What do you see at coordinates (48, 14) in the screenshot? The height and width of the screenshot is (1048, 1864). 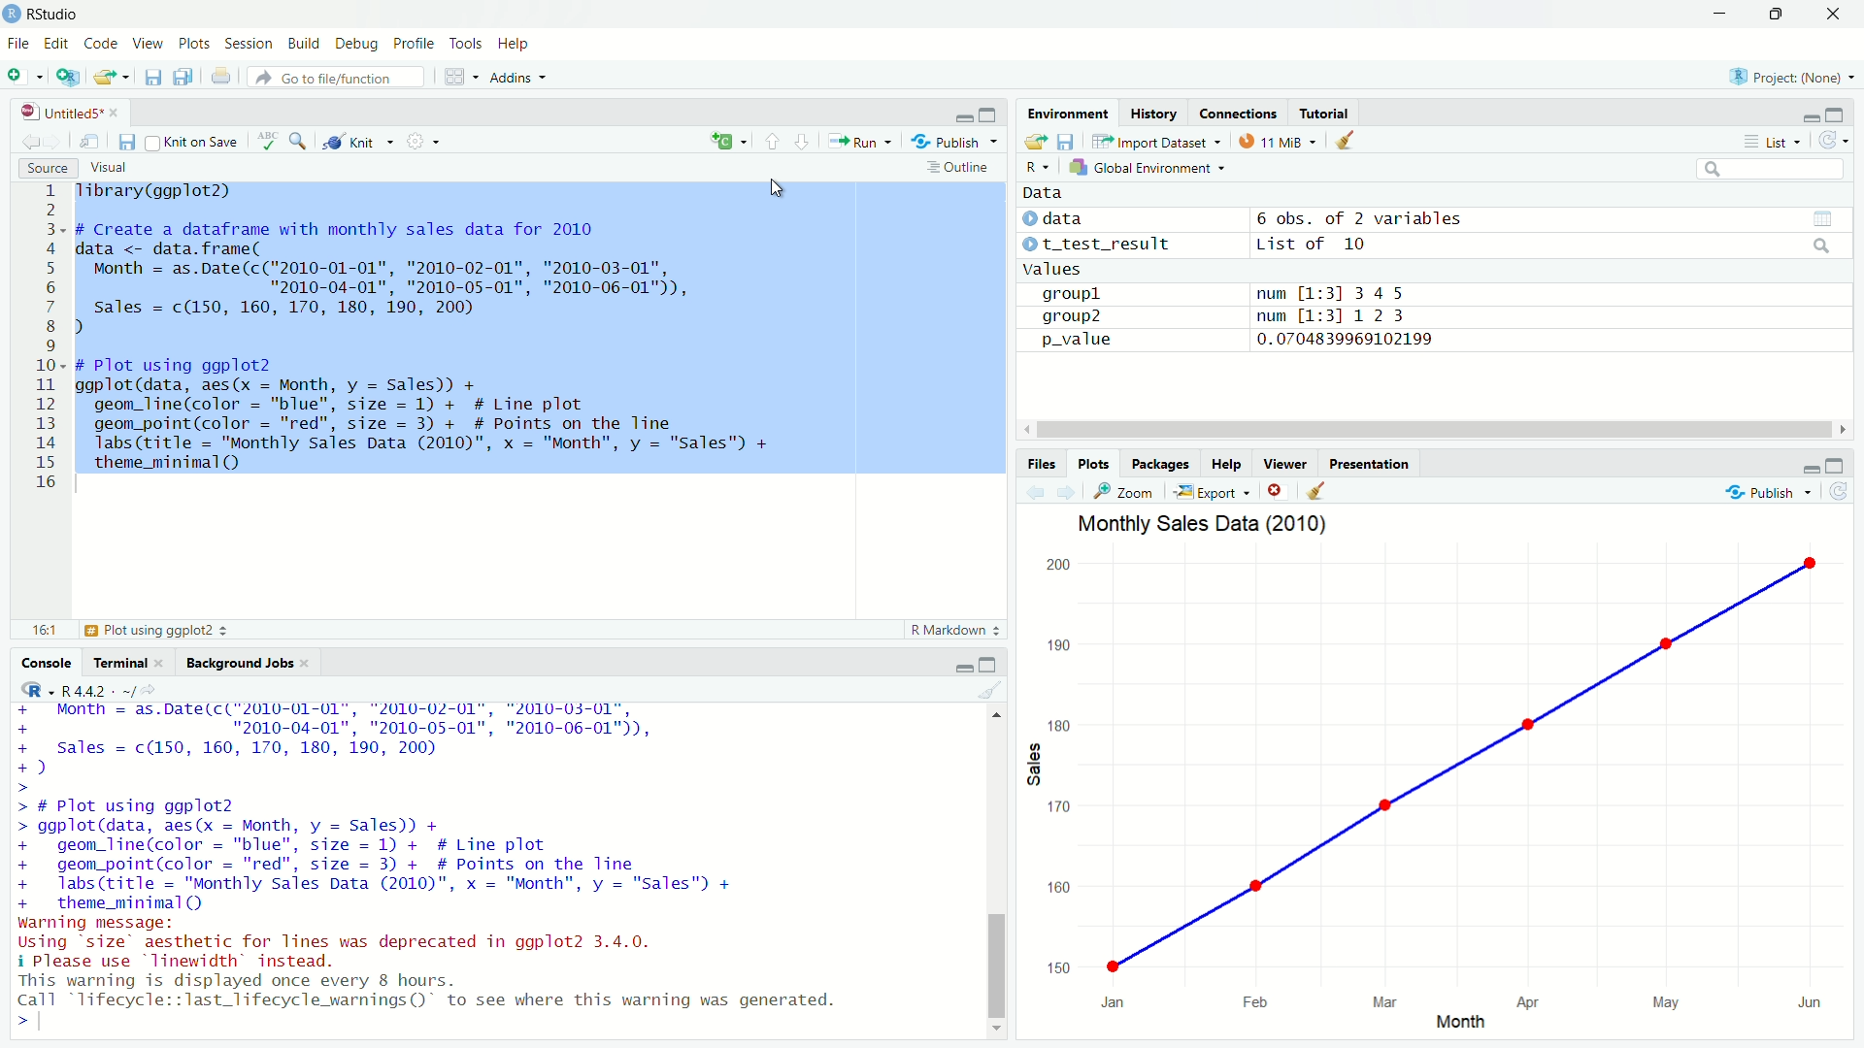 I see `RStudio` at bounding box center [48, 14].